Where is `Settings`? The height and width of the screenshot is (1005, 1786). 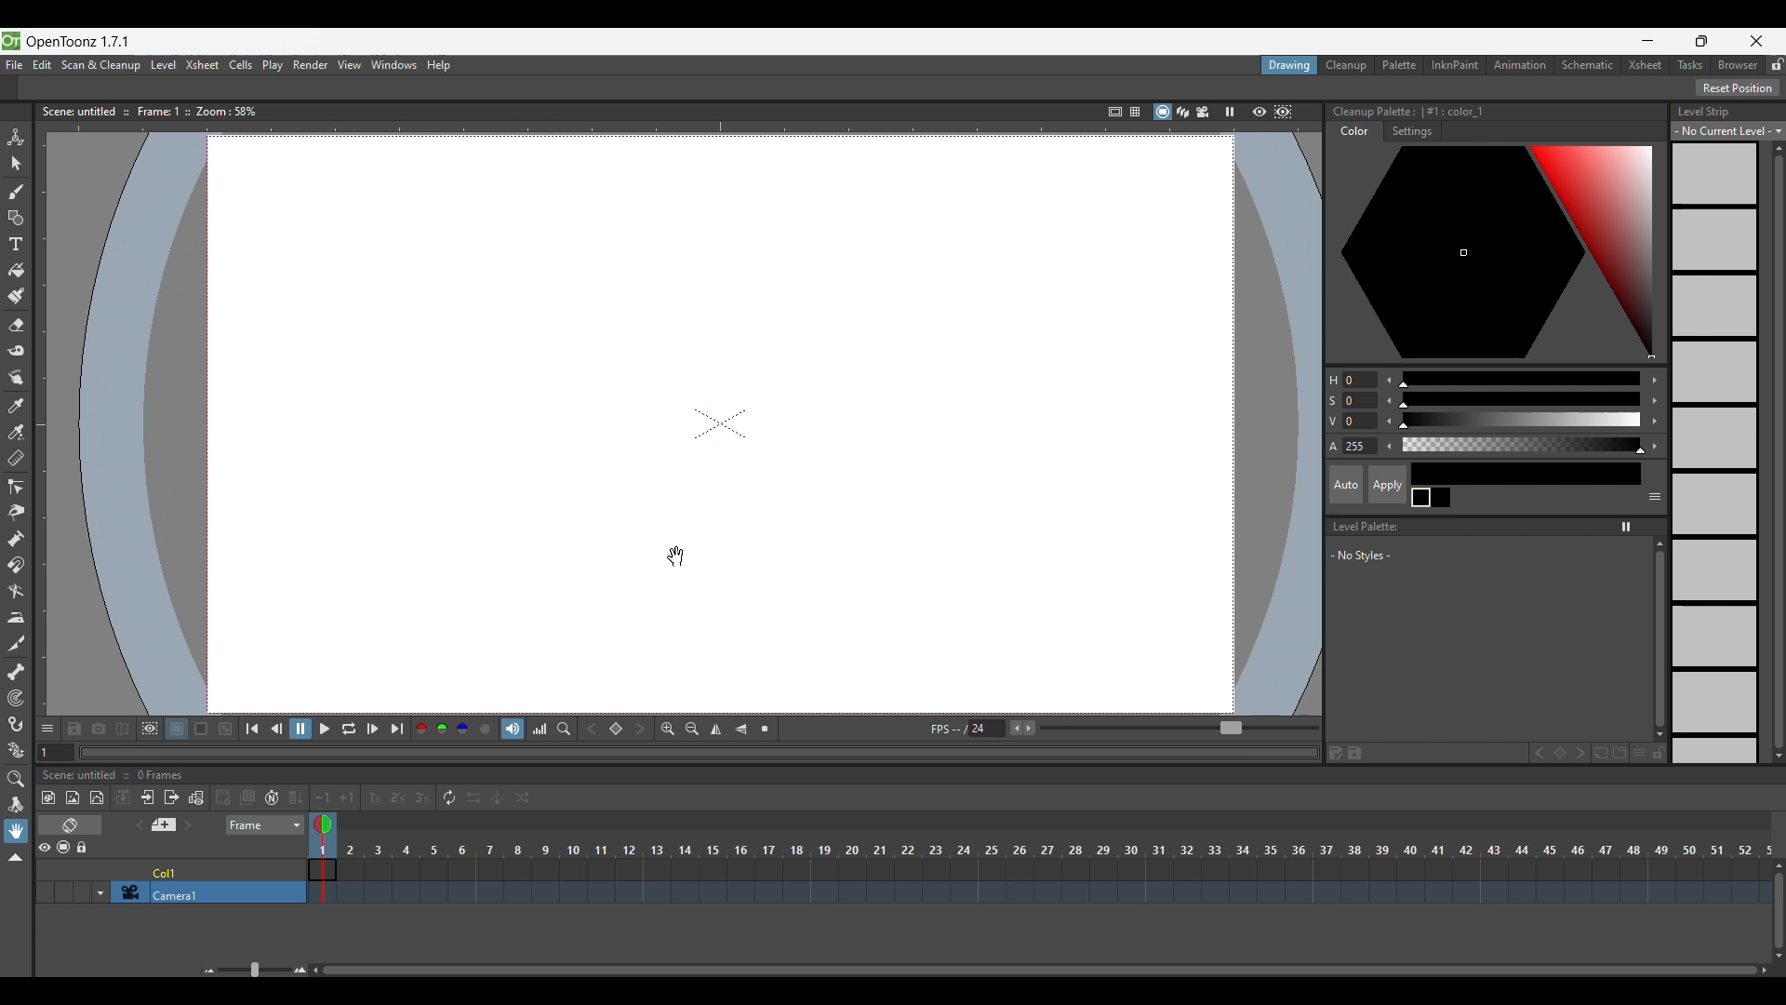
Settings is located at coordinates (1412, 130).